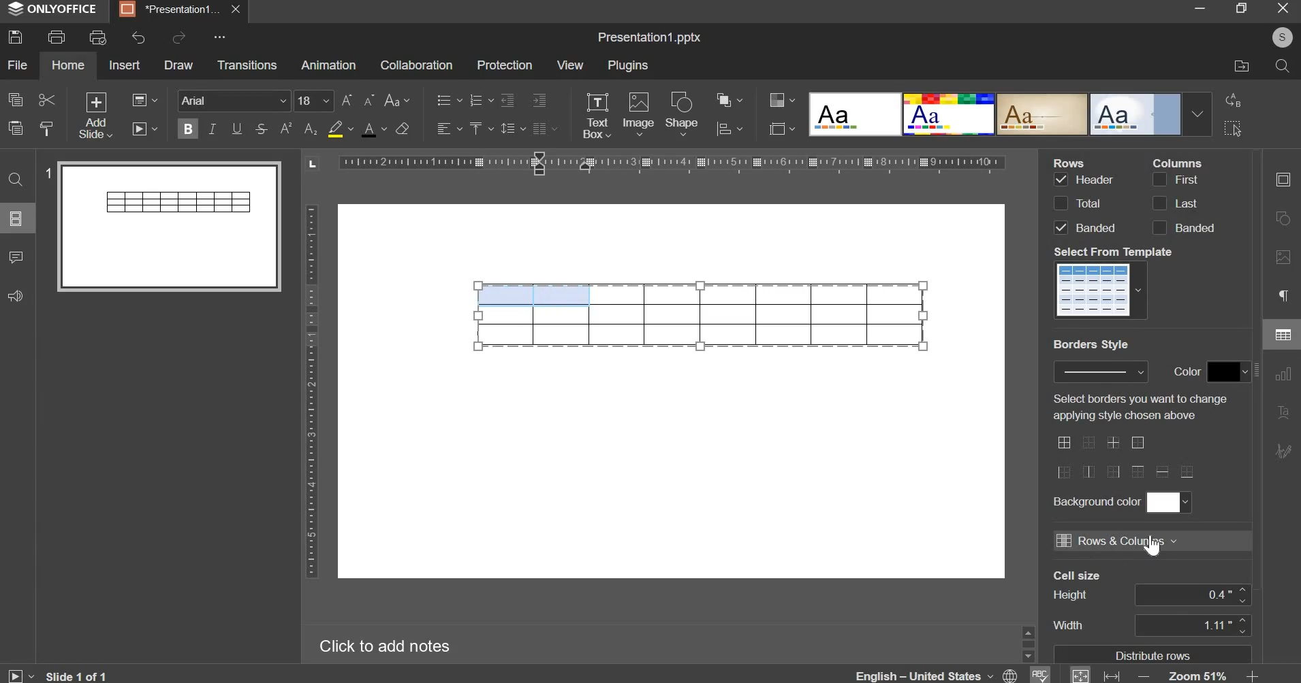 Image resolution: width=1301 pixels, height=683 pixels. I want to click on redo, so click(178, 37).